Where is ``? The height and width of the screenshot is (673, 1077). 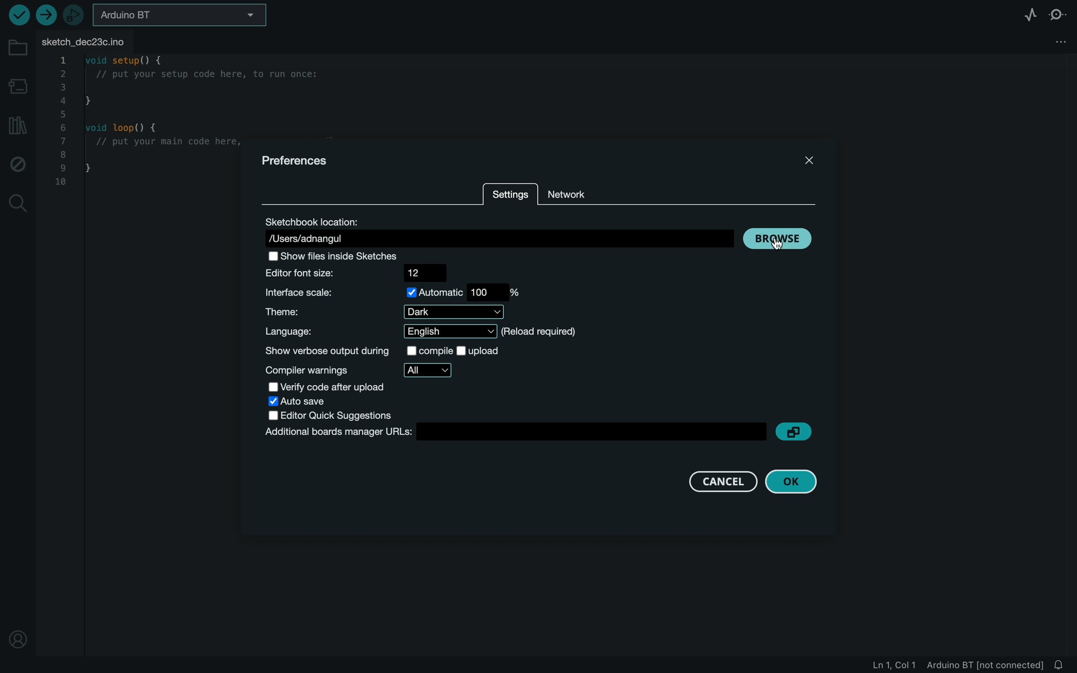
 is located at coordinates (334, 258).